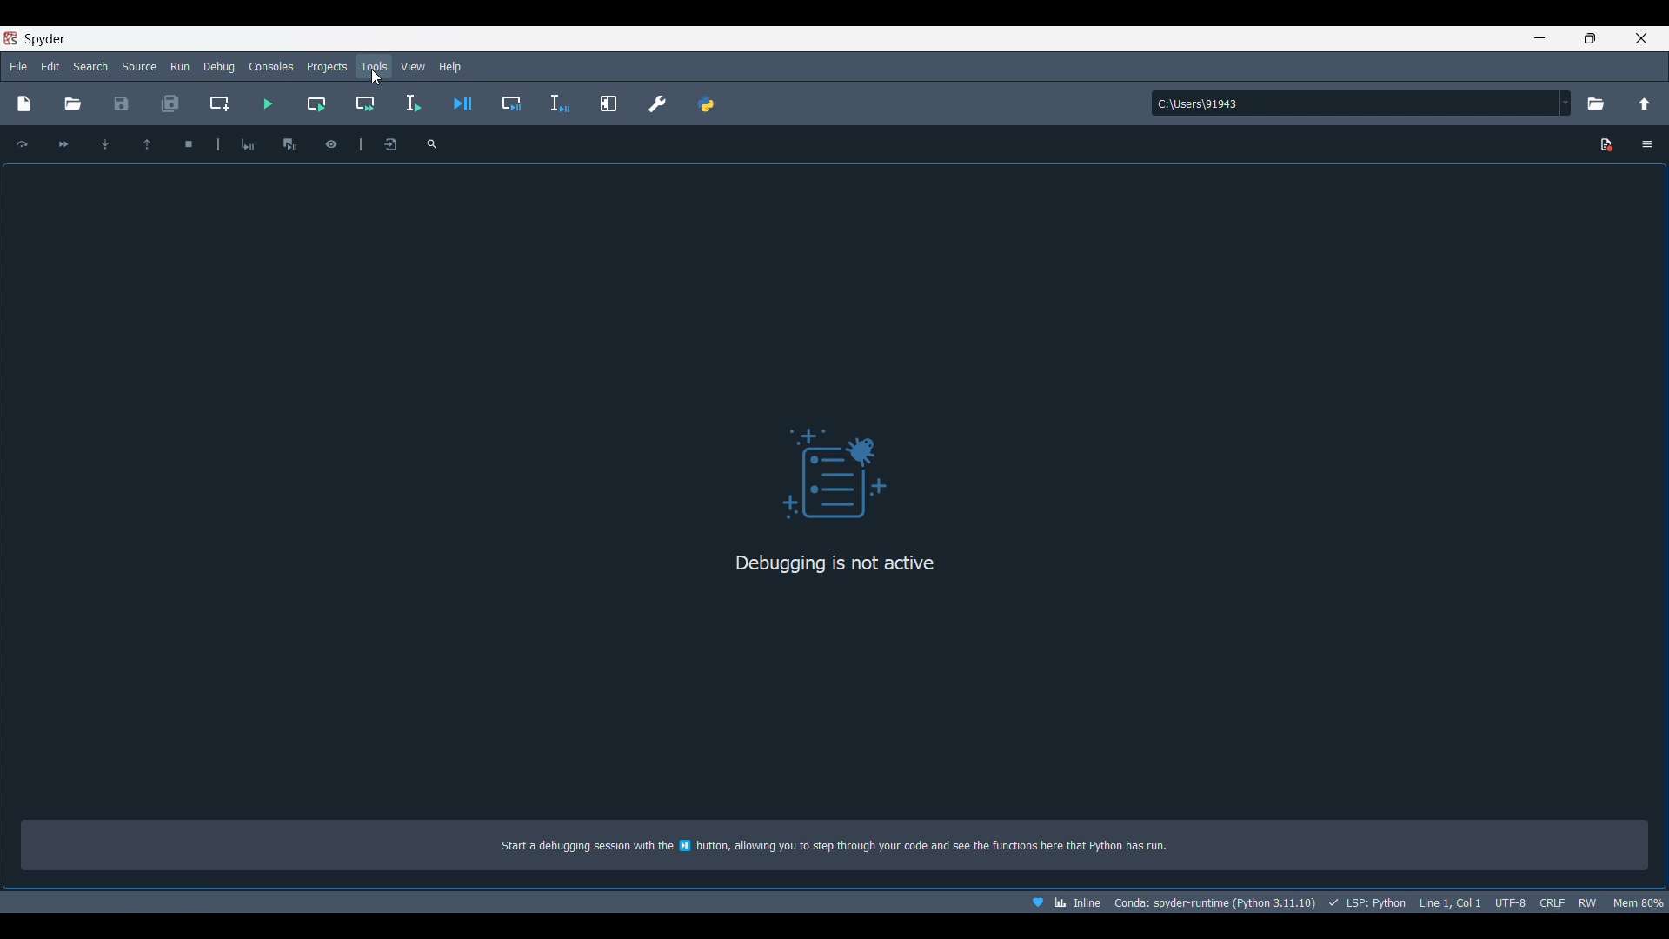 This screenshot has height=939, width=1669. Describe the element at coordinates (177, 66) in the screenshot. I see `Run menu` at that location.